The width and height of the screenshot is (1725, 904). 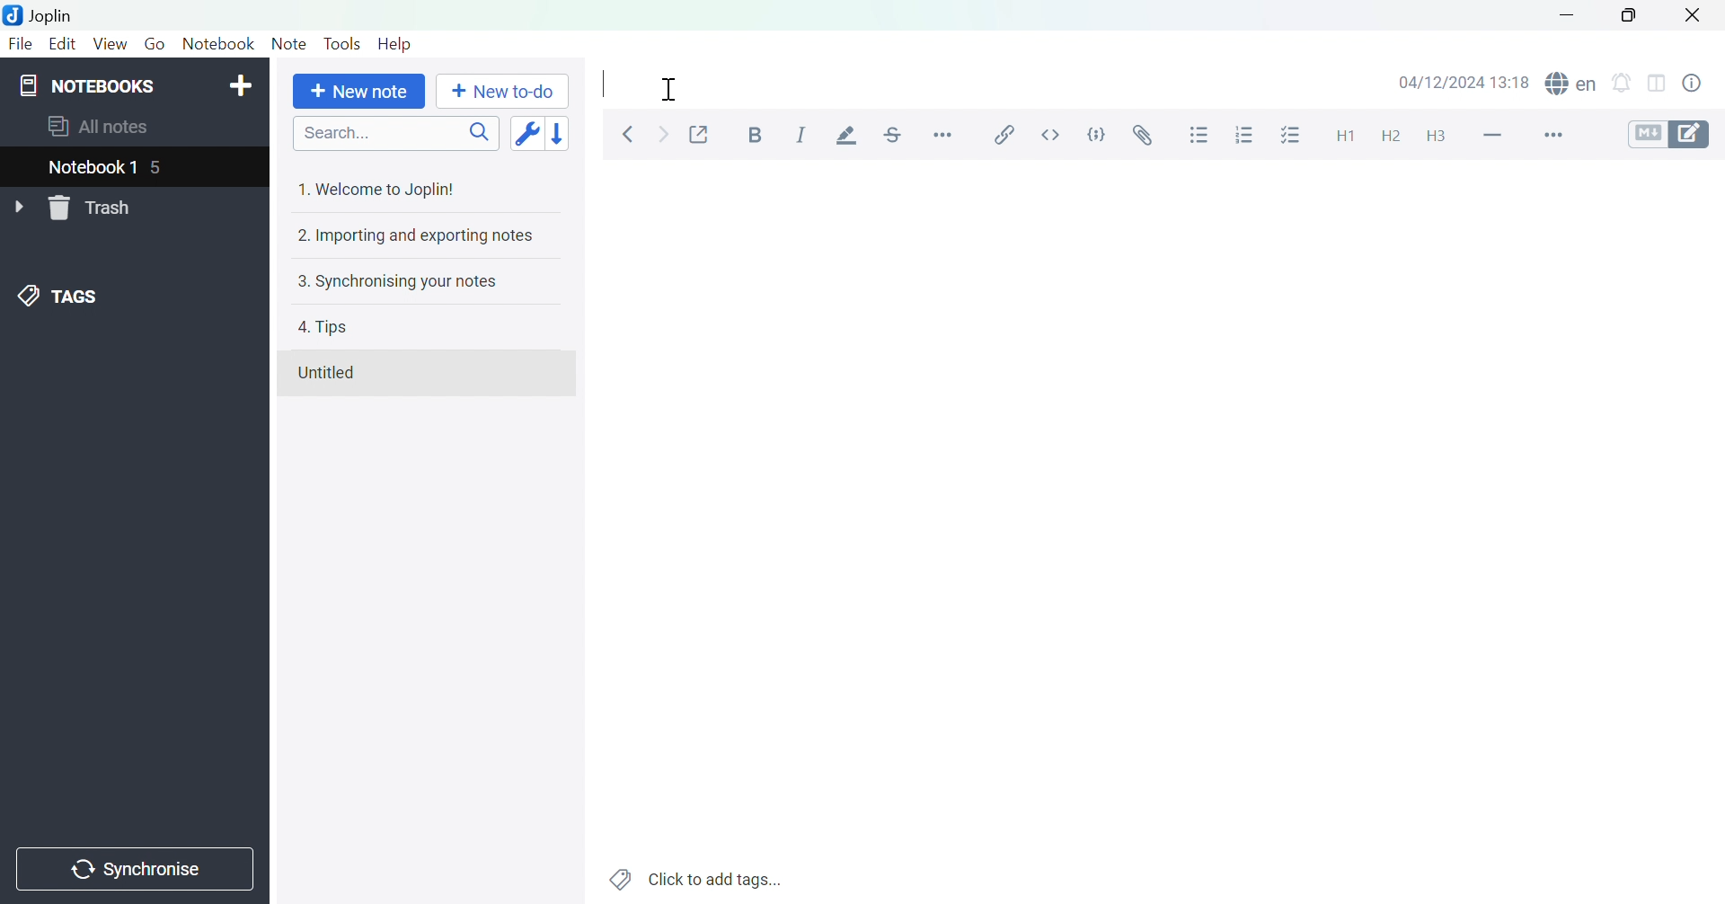 I want to click on TAGS, so click(x=62, y=295).